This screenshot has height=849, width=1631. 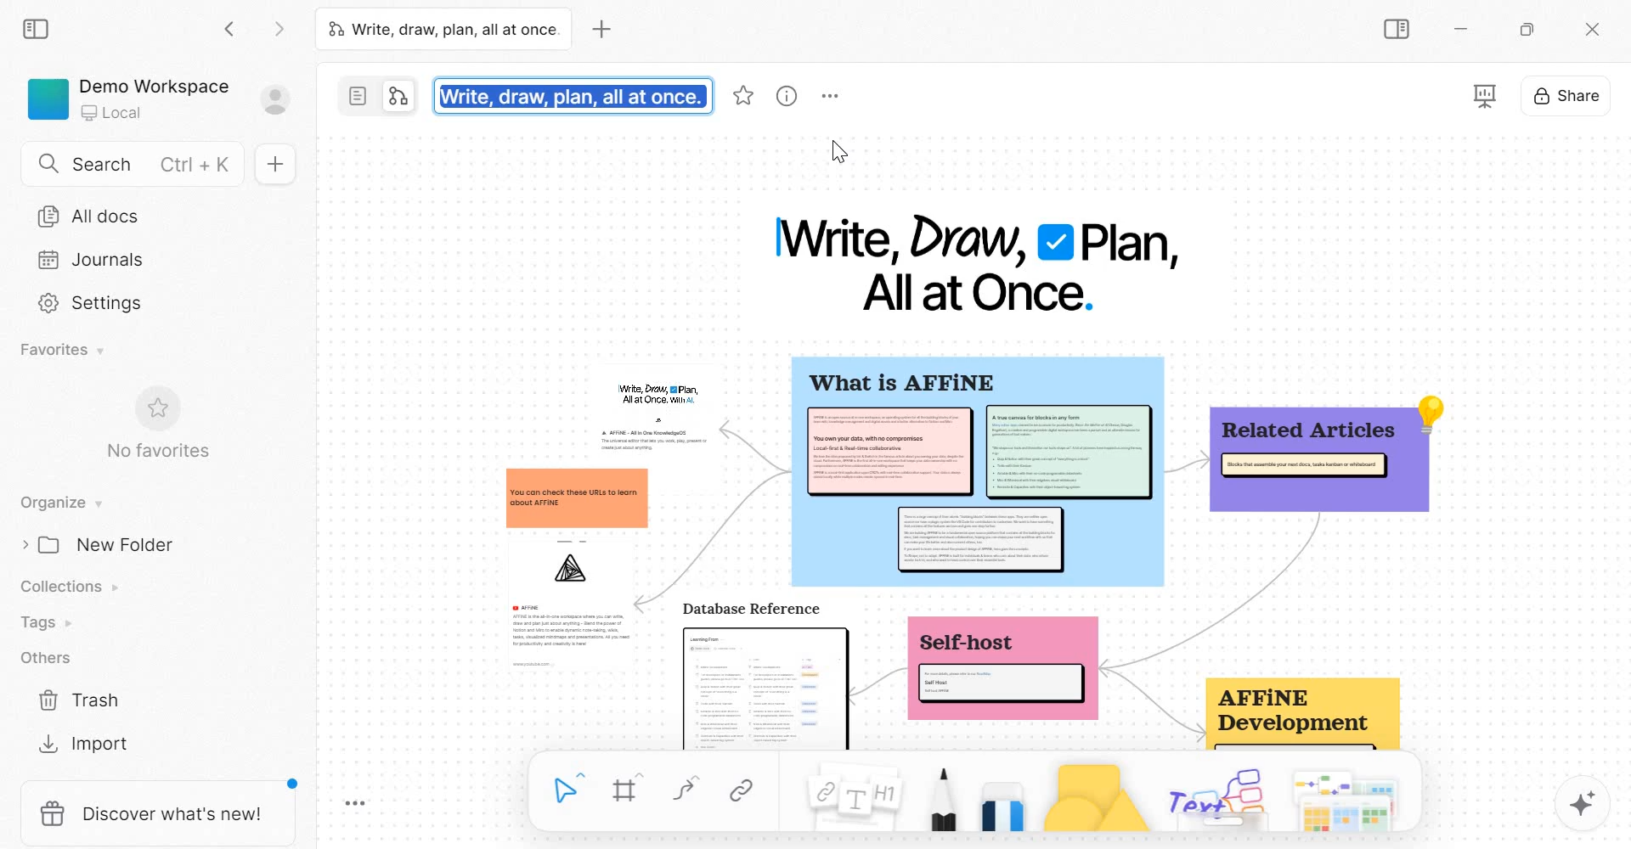 I want to click on Demo Workspace, so click(x=166, y=98).